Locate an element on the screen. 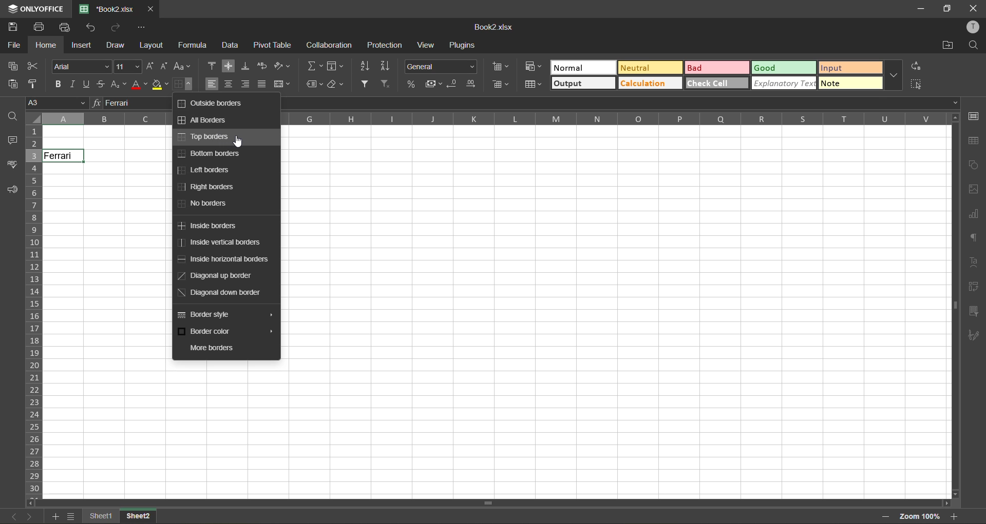 The image size is (986, 524). draw is located at coordinates (115, 46).